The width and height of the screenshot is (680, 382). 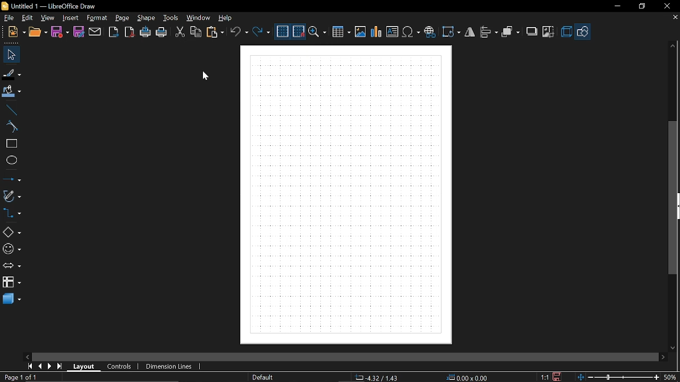 What do you see at coordinates (19, 377) in the screenshot?
I see `current page` at bounding box center [19, 377].